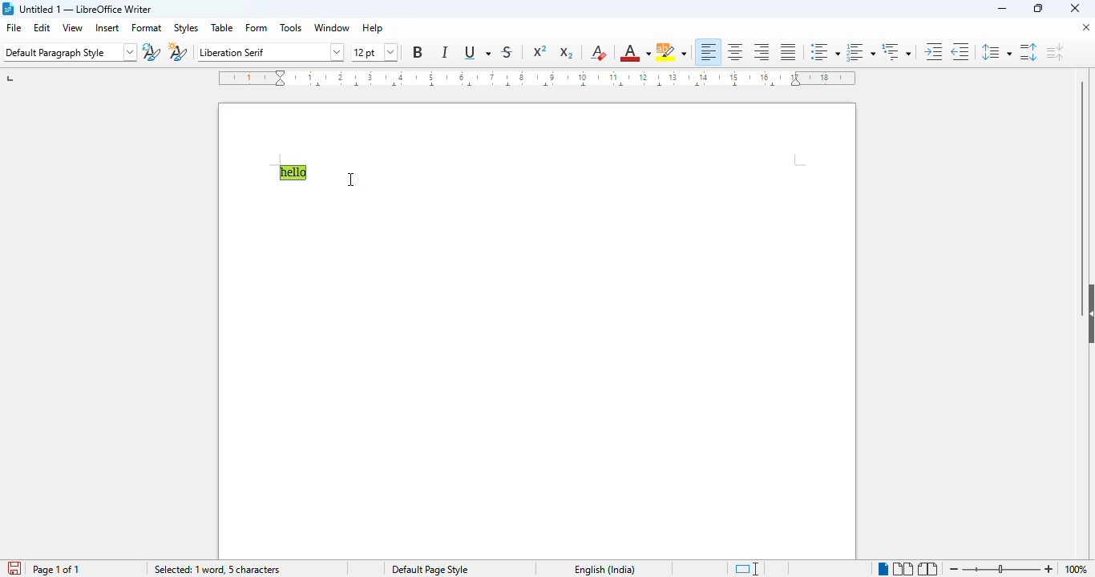 This screenshot has width=1095, height=577. What do you see at coordinates (187, 29) in the screenshot?
I see `styles` at bounding box center [187, 29].